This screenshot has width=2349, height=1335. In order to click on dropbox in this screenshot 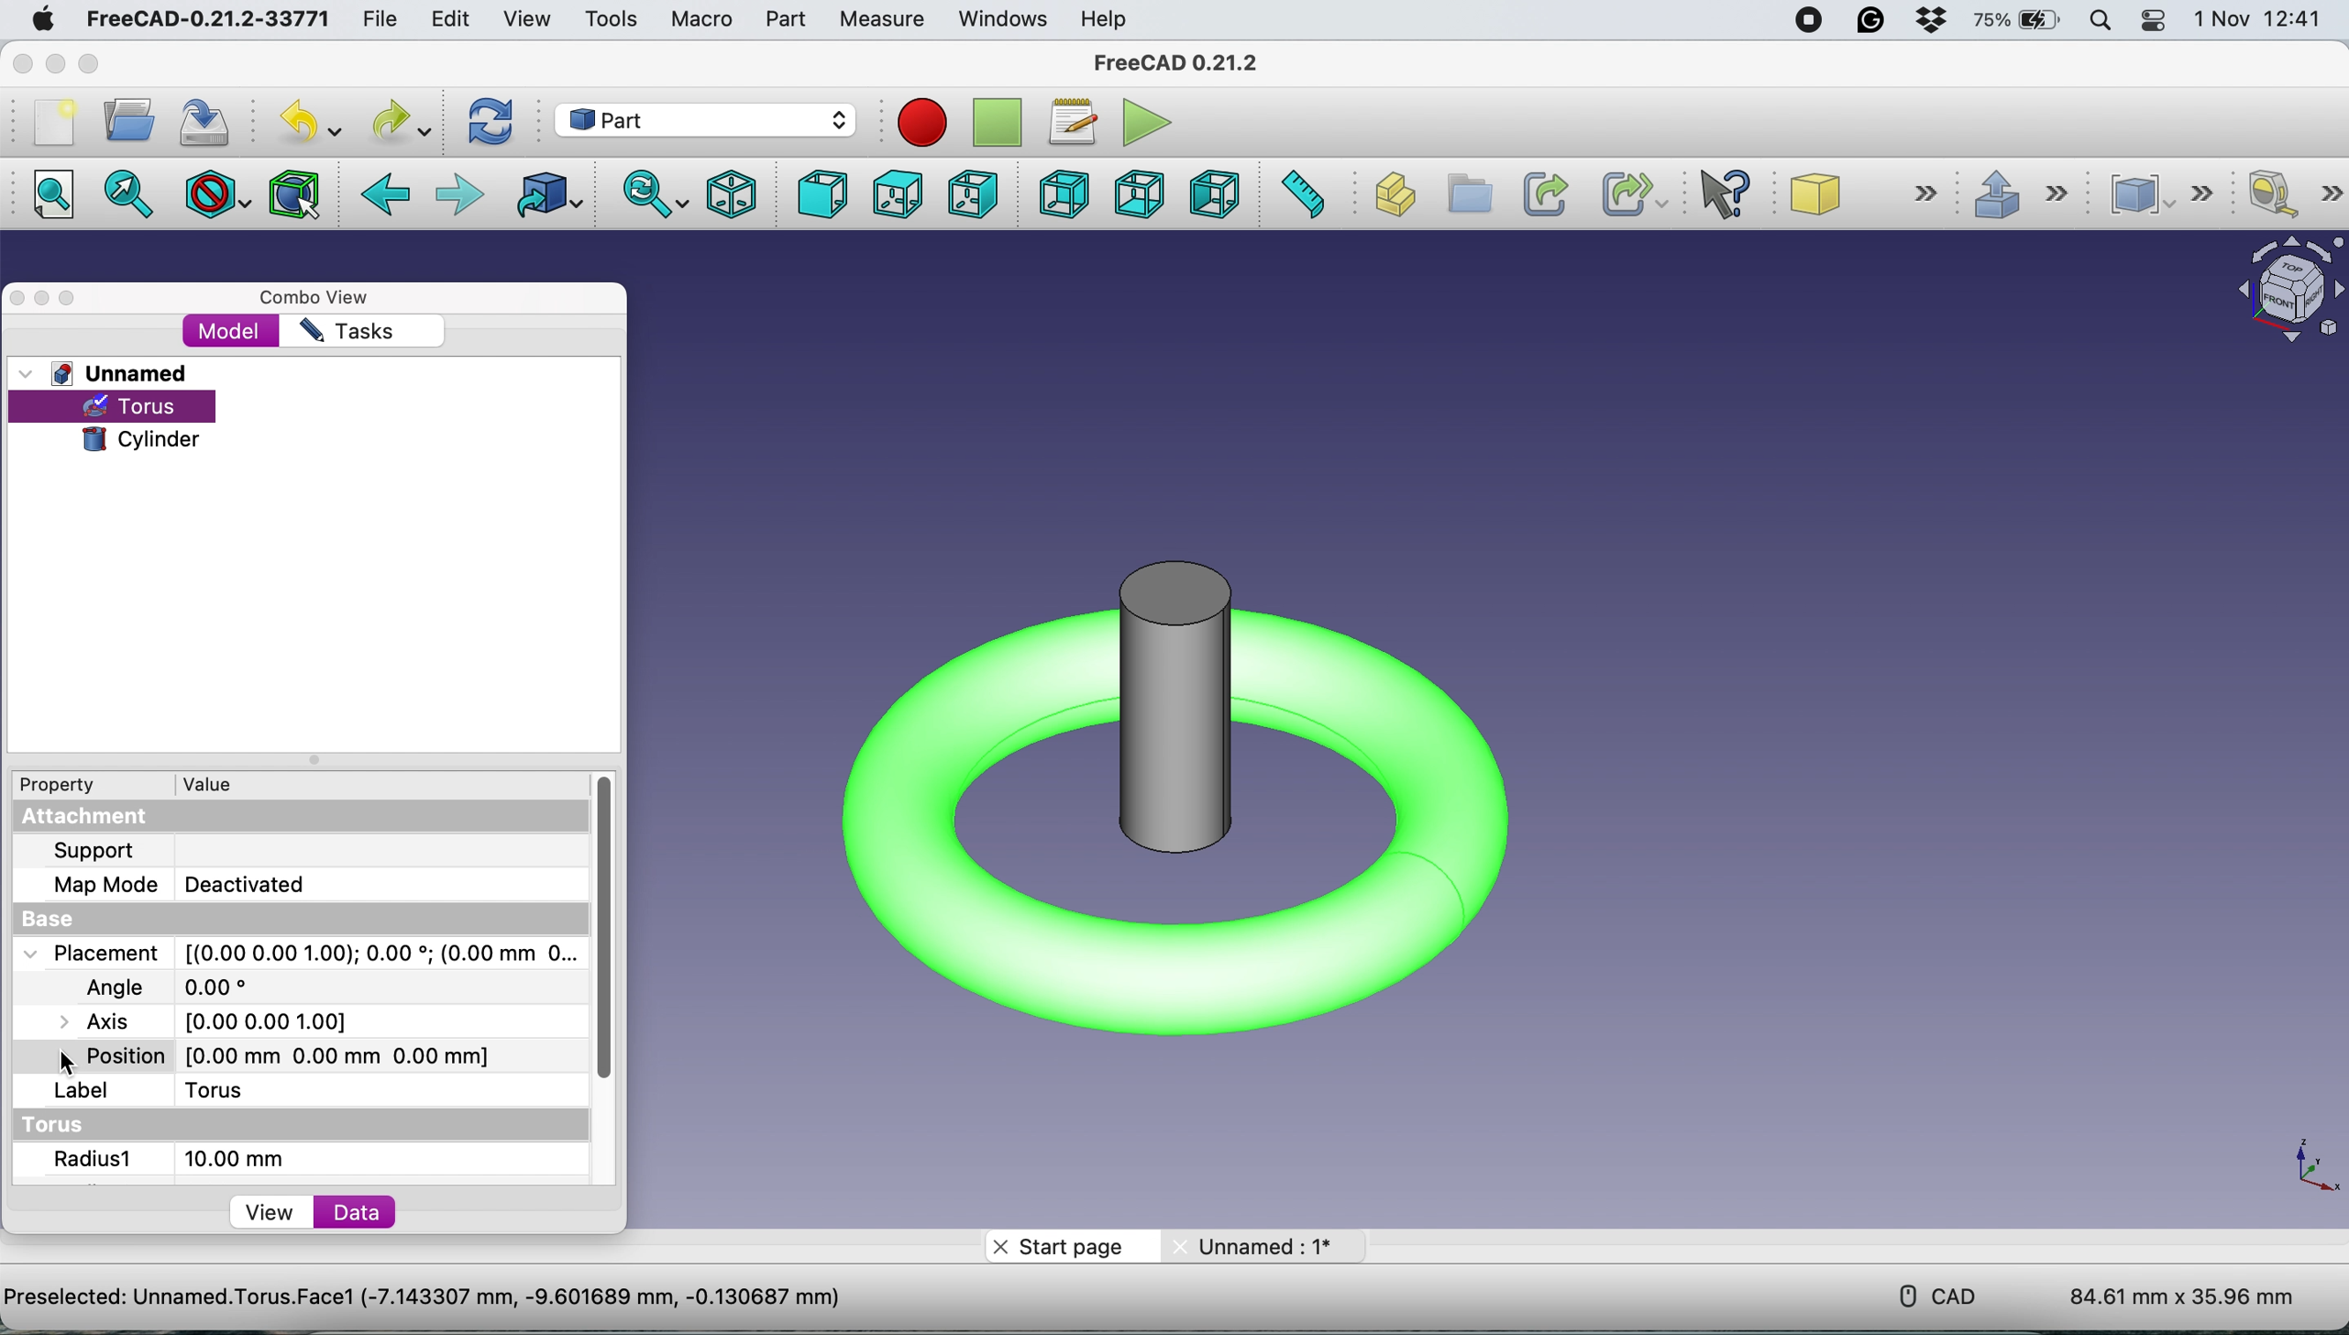, I will do `click(1930, 22)`.